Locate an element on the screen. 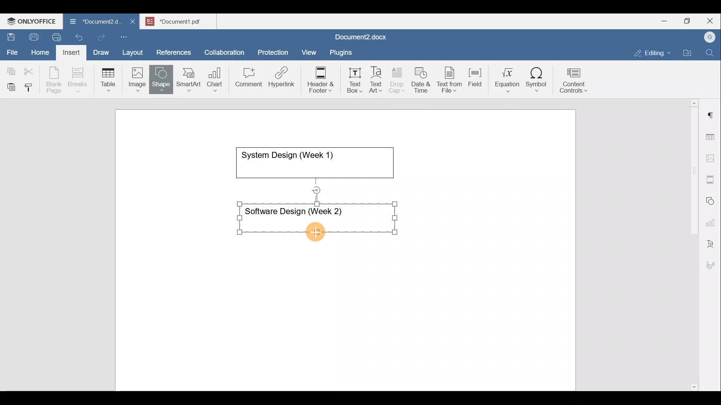 The height and width of the screenshot is (405, 721). Content controls is located at coordinates (575, 83).